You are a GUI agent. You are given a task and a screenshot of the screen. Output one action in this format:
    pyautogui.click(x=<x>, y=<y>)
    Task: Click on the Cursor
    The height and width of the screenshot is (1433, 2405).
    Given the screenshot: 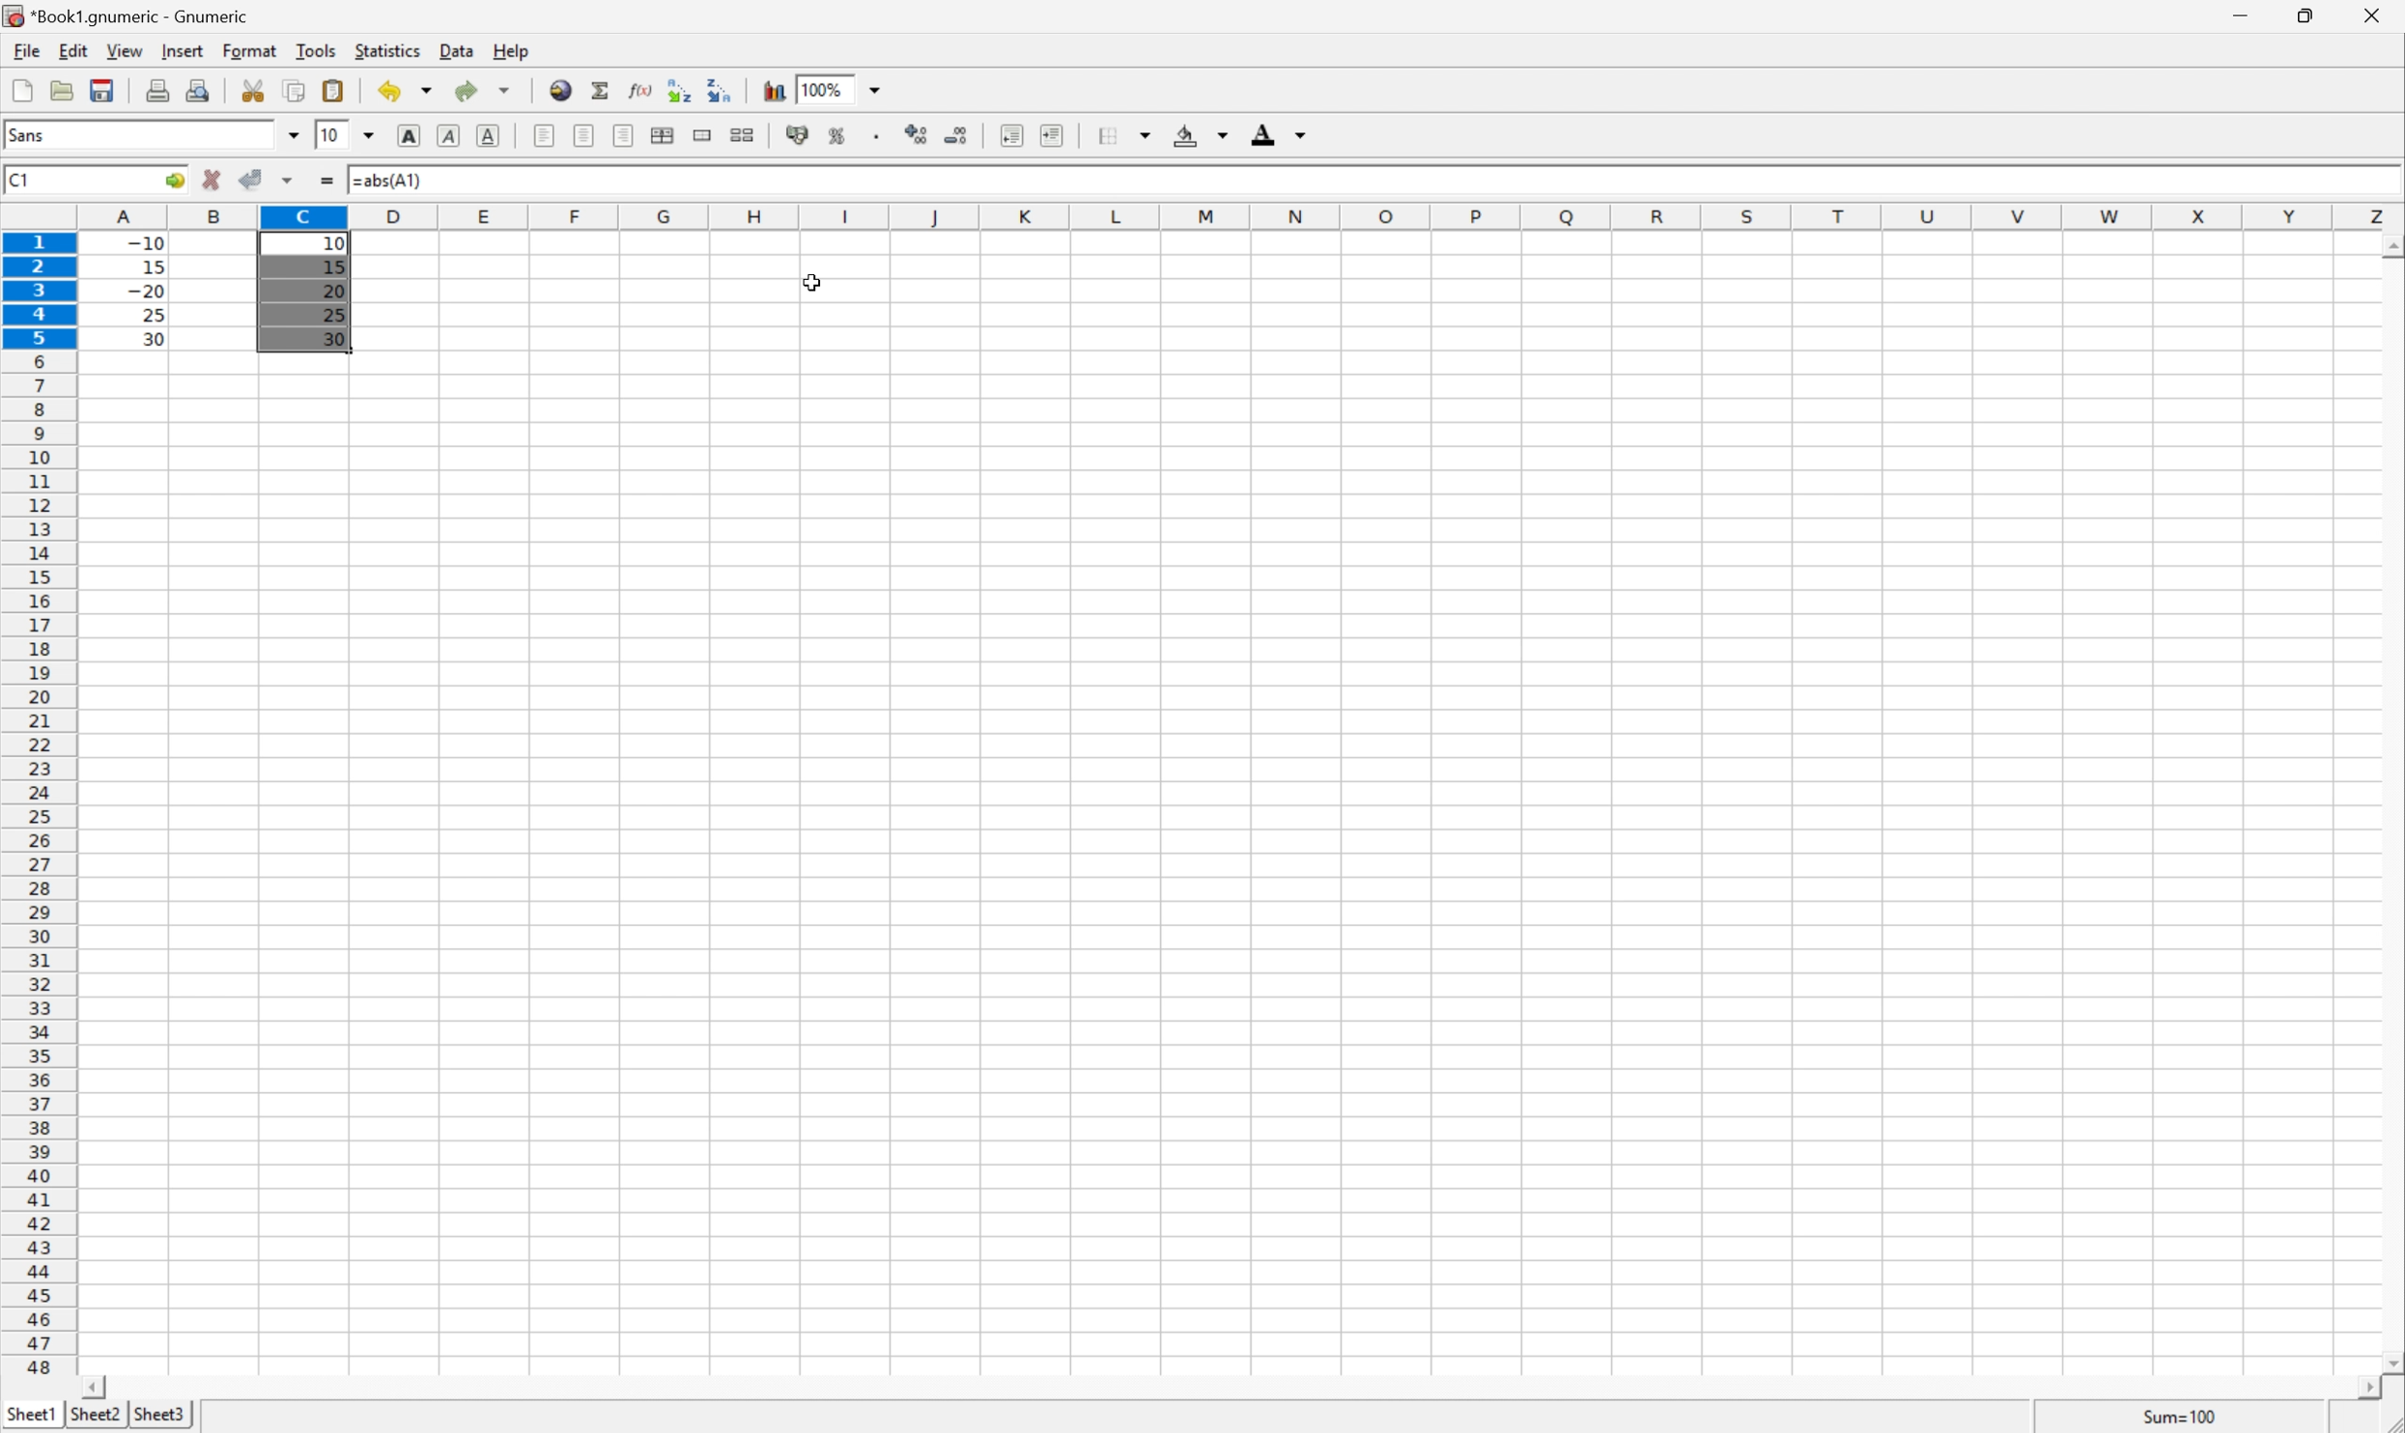 What is the action you would take?
    pyautogui.click(x=816, y=283)
    